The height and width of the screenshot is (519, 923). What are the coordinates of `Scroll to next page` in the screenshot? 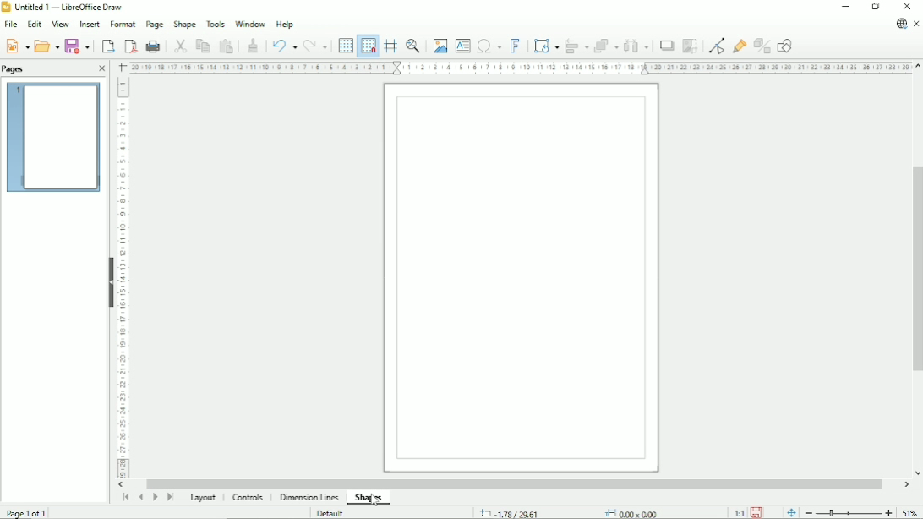 It's located at (155, 498).